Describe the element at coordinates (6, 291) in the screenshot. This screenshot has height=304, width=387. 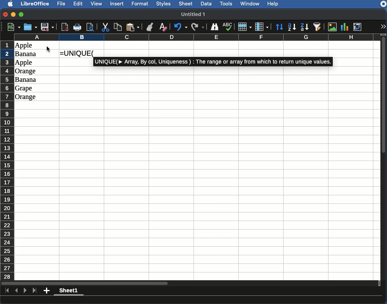
I see `First sheet` at that location.